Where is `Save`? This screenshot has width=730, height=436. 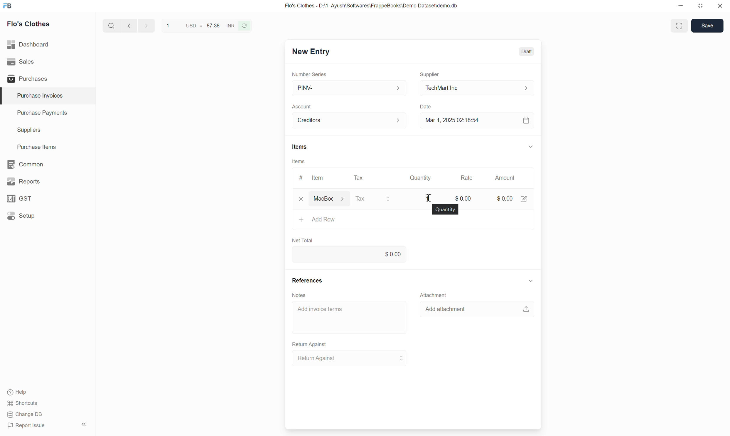 Save is located at coordinates (707, 26).